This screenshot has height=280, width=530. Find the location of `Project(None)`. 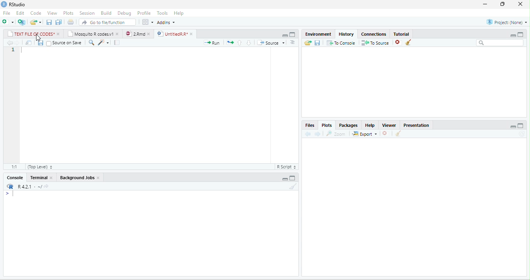

Project(None) is located at coordinates (507, 22).